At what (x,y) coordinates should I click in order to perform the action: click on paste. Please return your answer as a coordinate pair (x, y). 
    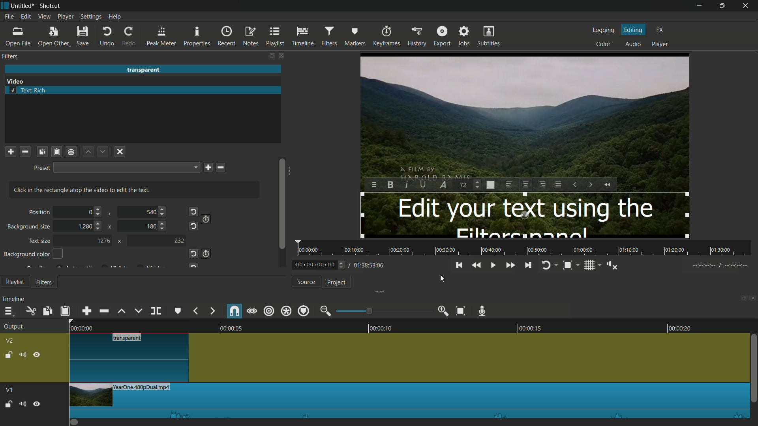
    Looking at the image, I should click on (65, 310).